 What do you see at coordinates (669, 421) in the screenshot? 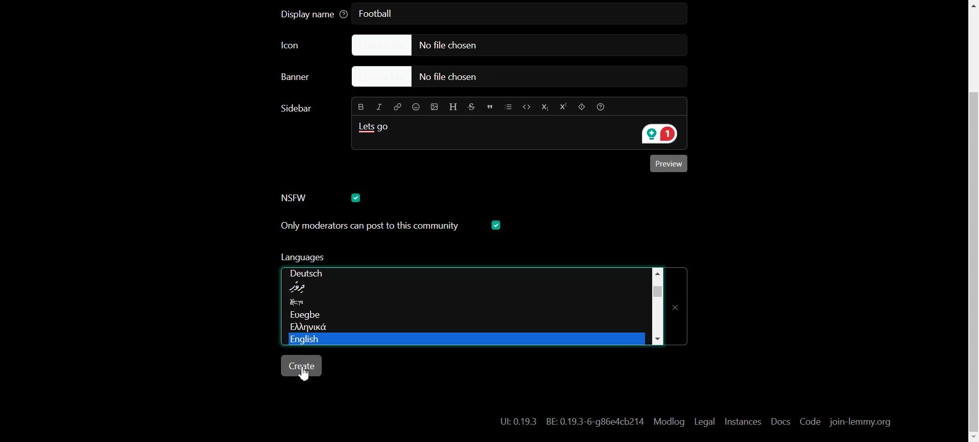
I see `Modlog` at bounding box center [669, 421].